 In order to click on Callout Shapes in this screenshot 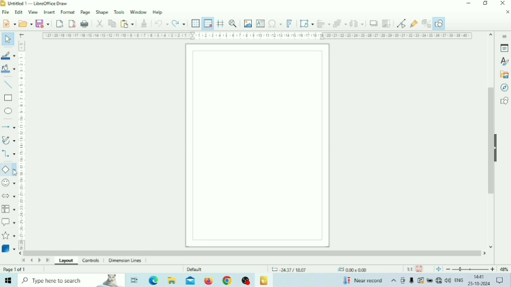, I will do `click(8, 222)`.